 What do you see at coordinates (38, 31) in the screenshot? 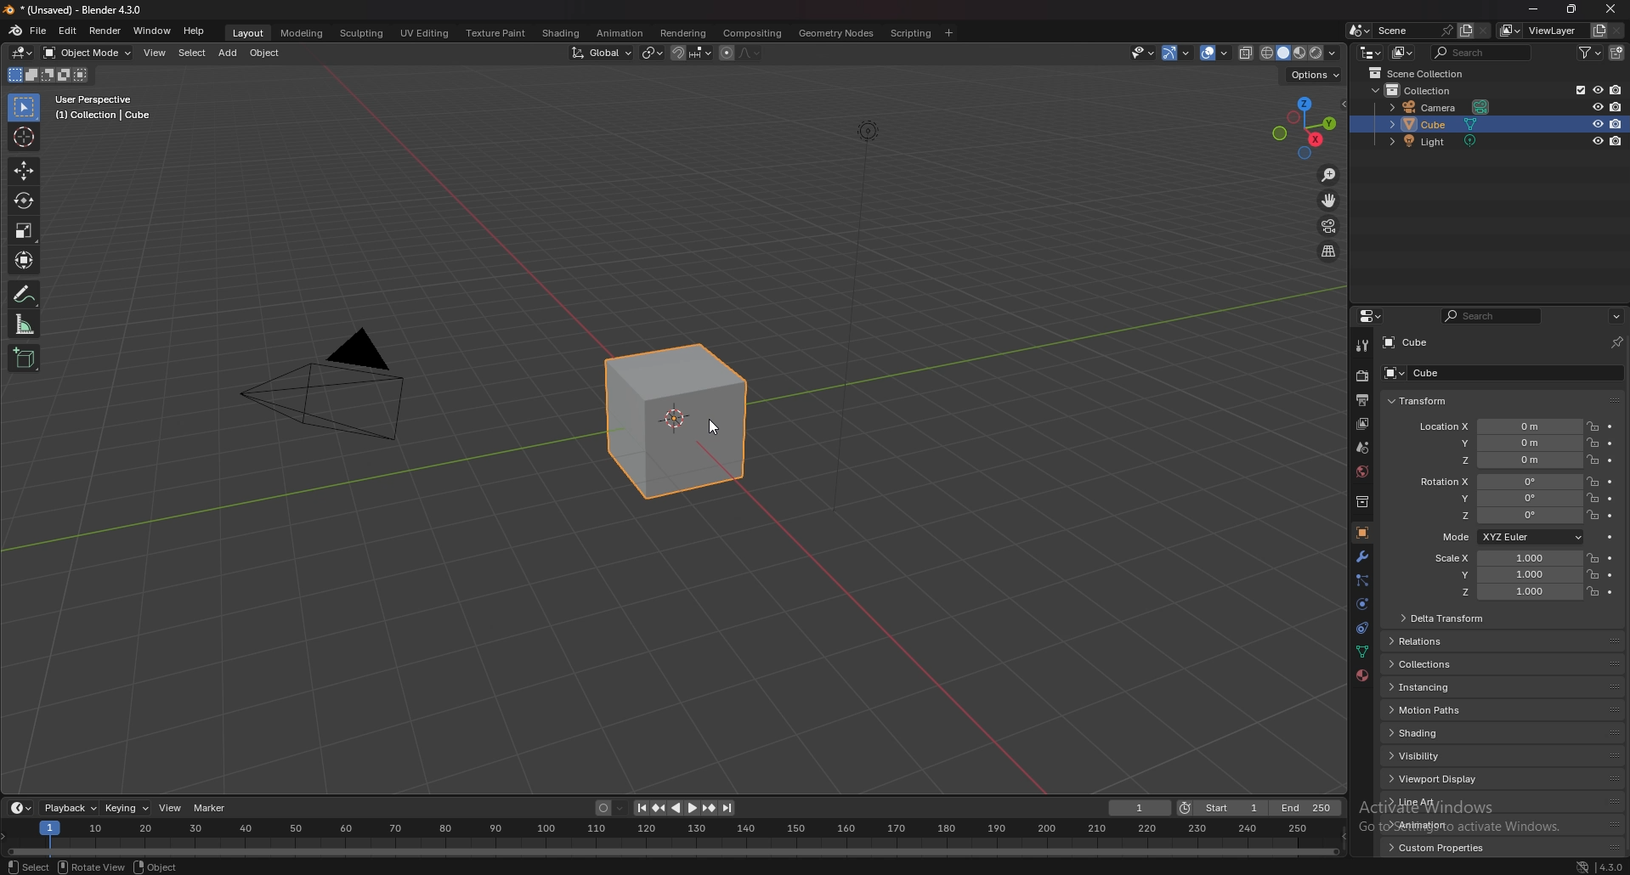
I see `file` at bounding box center [38, 31].